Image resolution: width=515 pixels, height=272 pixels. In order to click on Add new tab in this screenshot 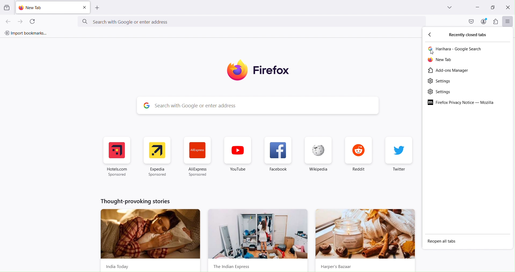, I will do `click(97, 8)`.